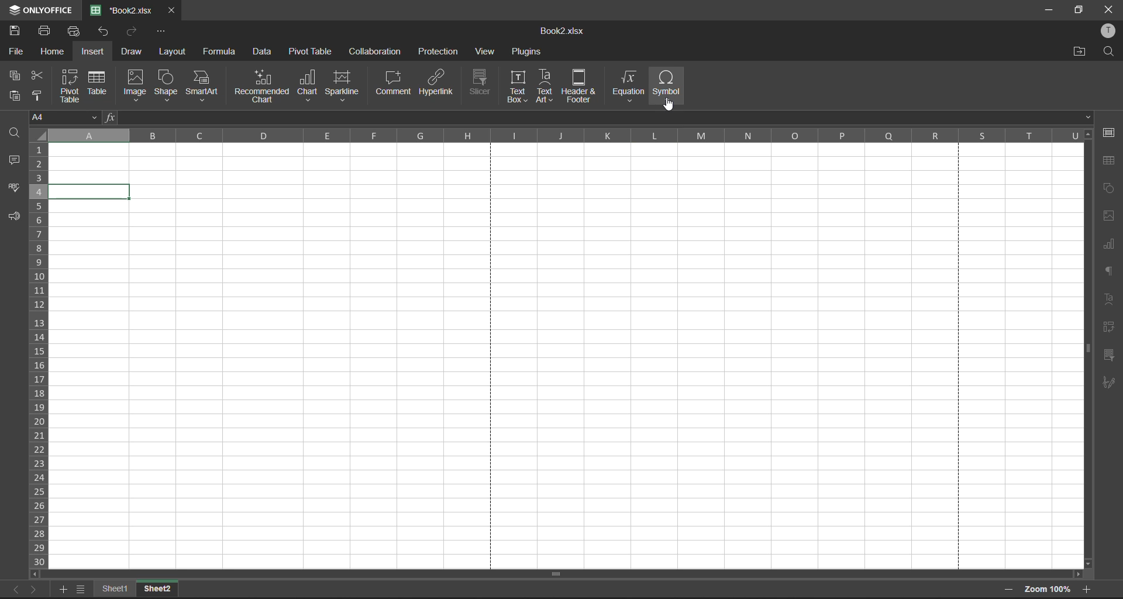  I want to click on ONLYOFFICE, so click(52, 11).